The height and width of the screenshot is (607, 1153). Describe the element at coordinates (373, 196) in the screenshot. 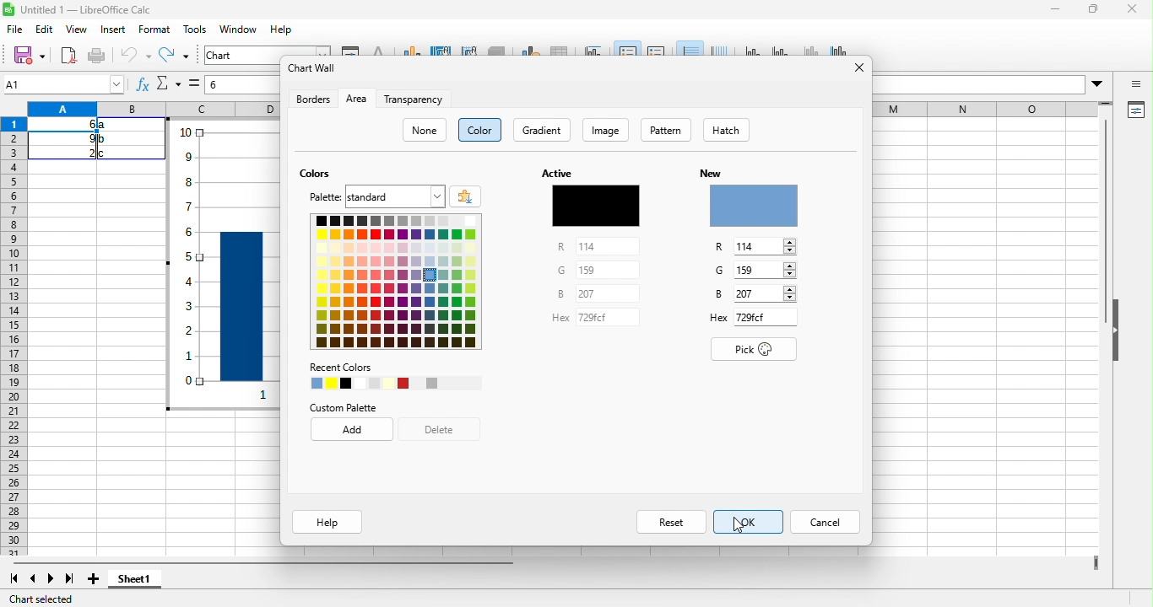

I see `palette` at that location.